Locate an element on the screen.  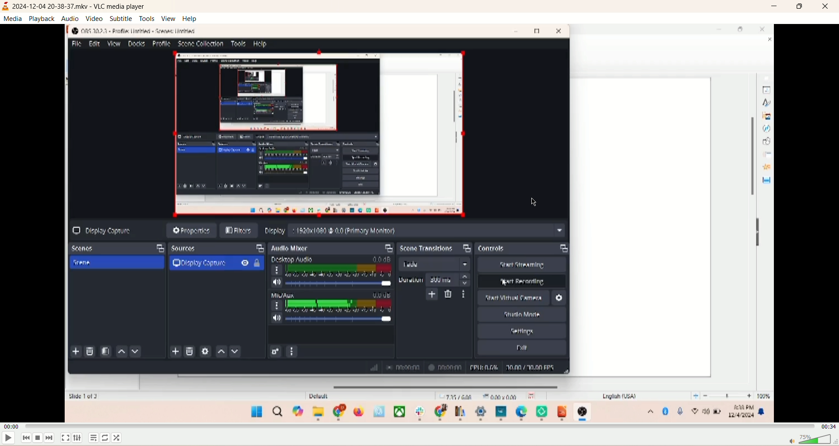
2024-12-04 20-38-37.mkv - VLC media player is located at coordinates (82, 7).